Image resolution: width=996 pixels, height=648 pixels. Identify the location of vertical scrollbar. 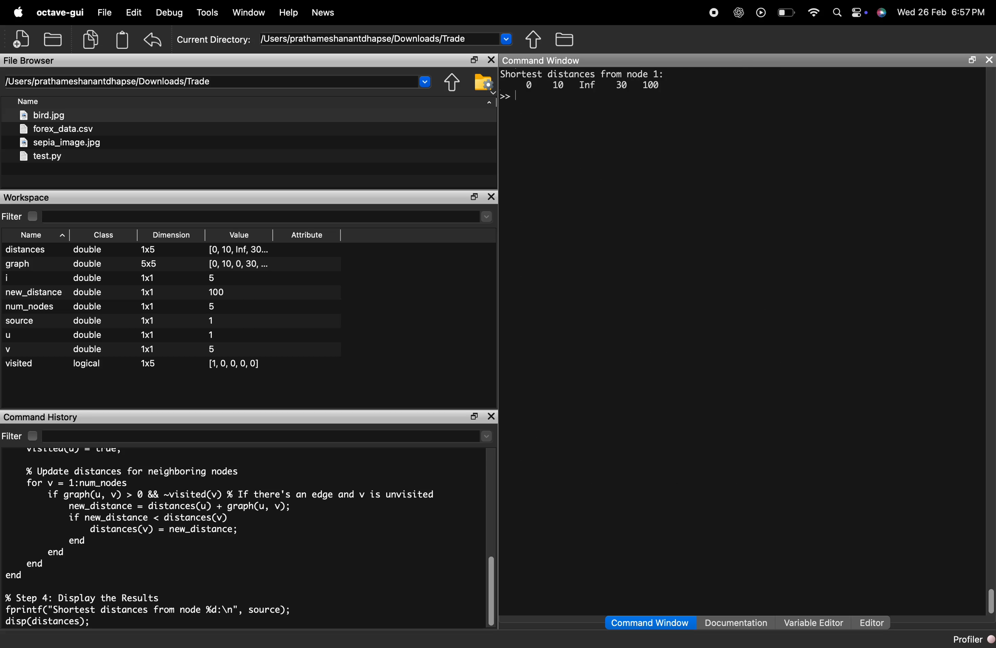
(990, 597).